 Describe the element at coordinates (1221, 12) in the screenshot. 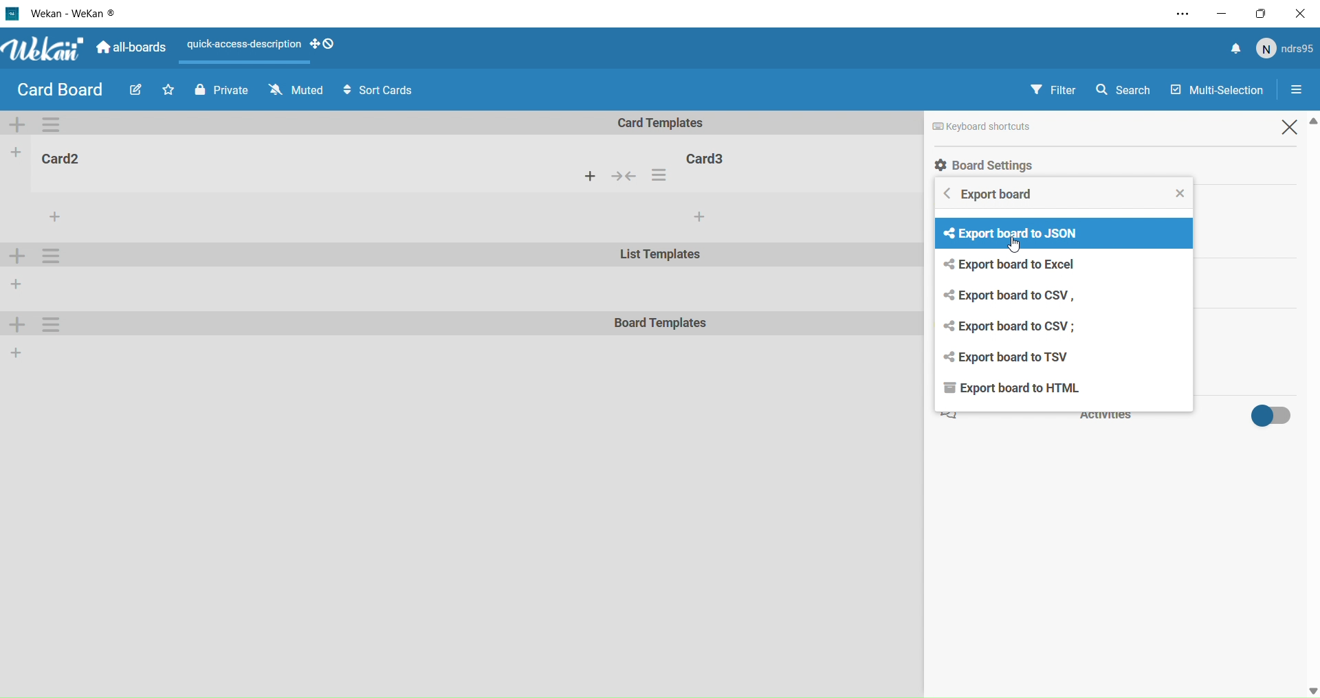

I see `minimize` at that location.